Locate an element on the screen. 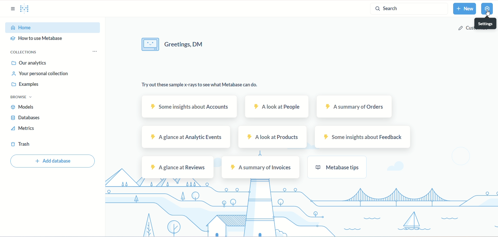 Image resolution: width=498 pixels, height=237 pixels. cursor is located at coordinates (487, 14).